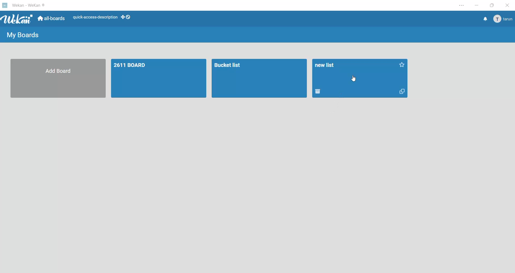 The image size is (515, 273). I want to click on cursor, so click(355, 79).